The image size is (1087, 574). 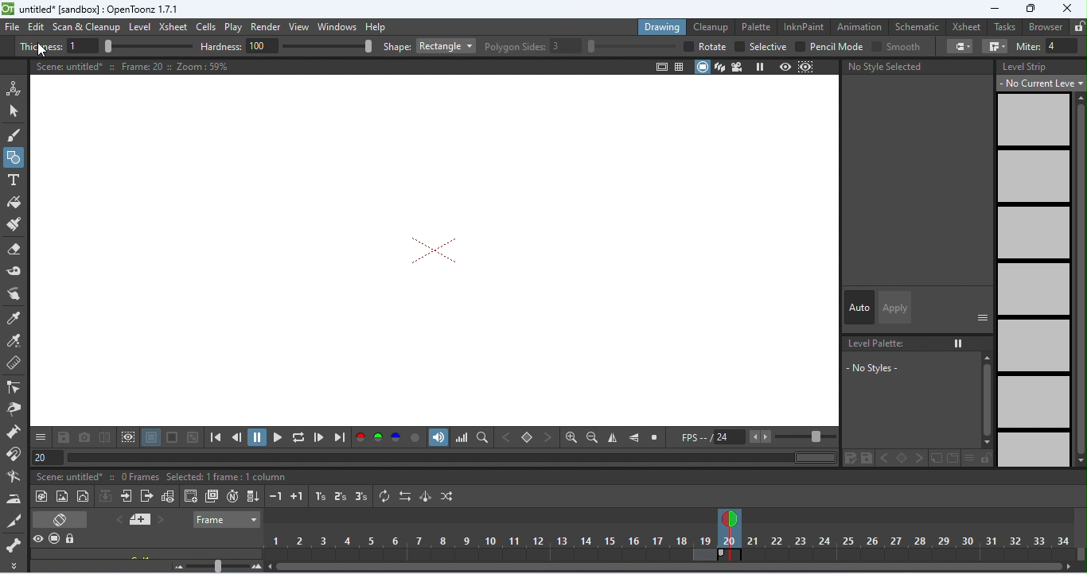 I want to click on lock palette, so click(x=987, y=459).